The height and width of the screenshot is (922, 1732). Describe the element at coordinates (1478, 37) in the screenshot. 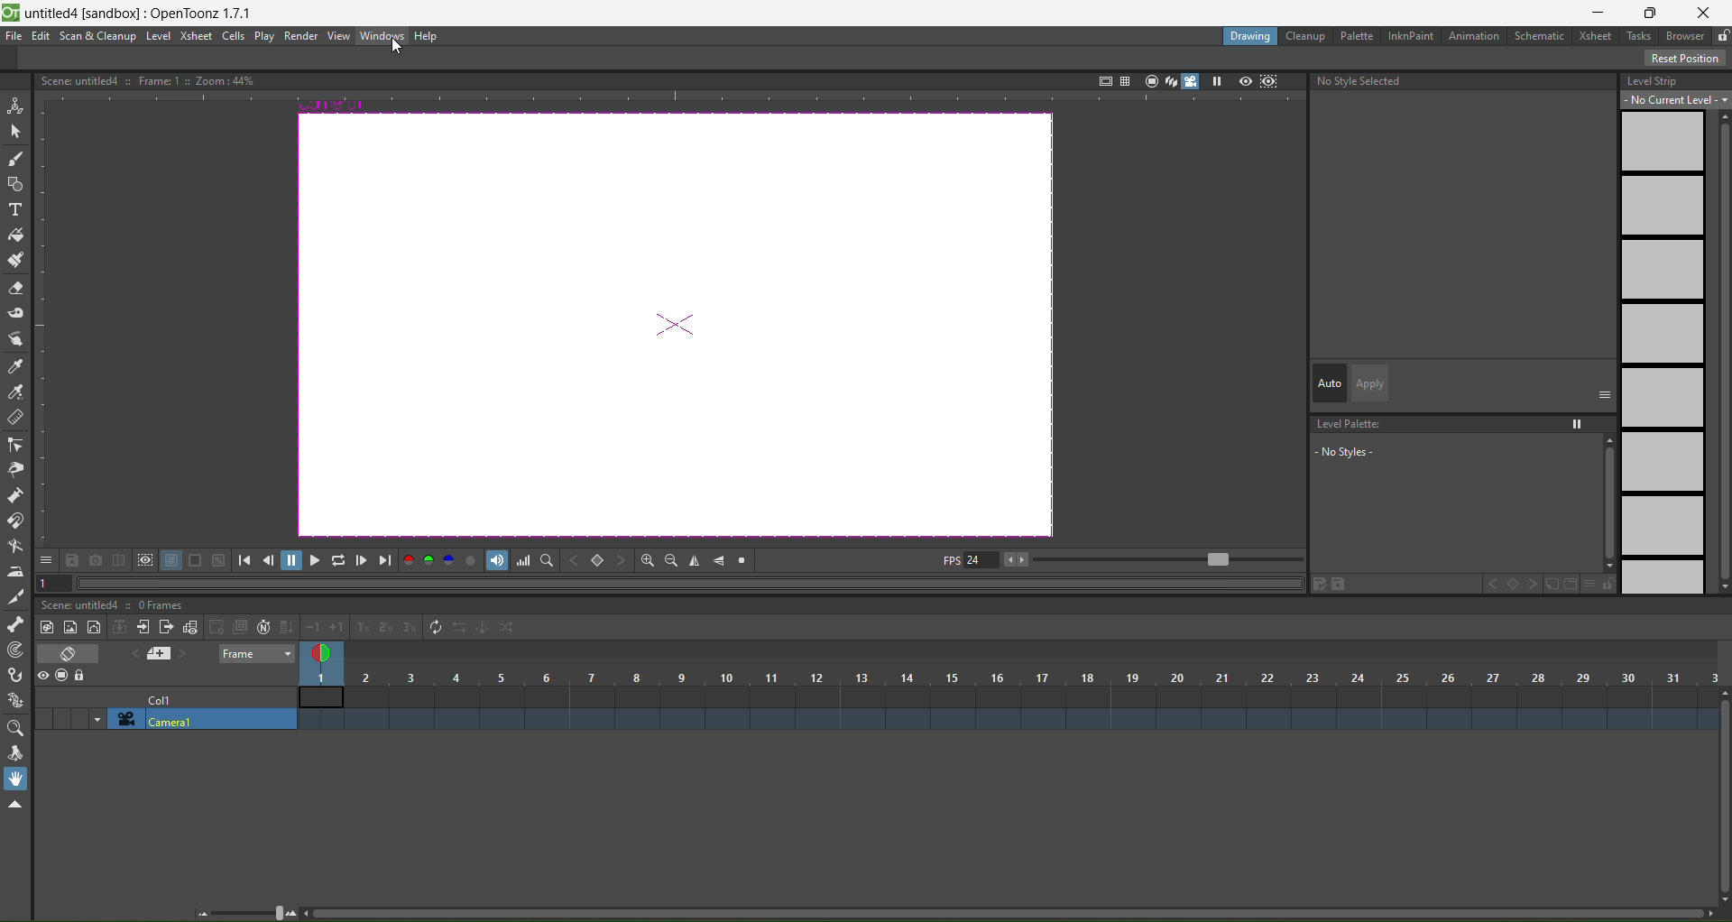

I see `animation` at that location.